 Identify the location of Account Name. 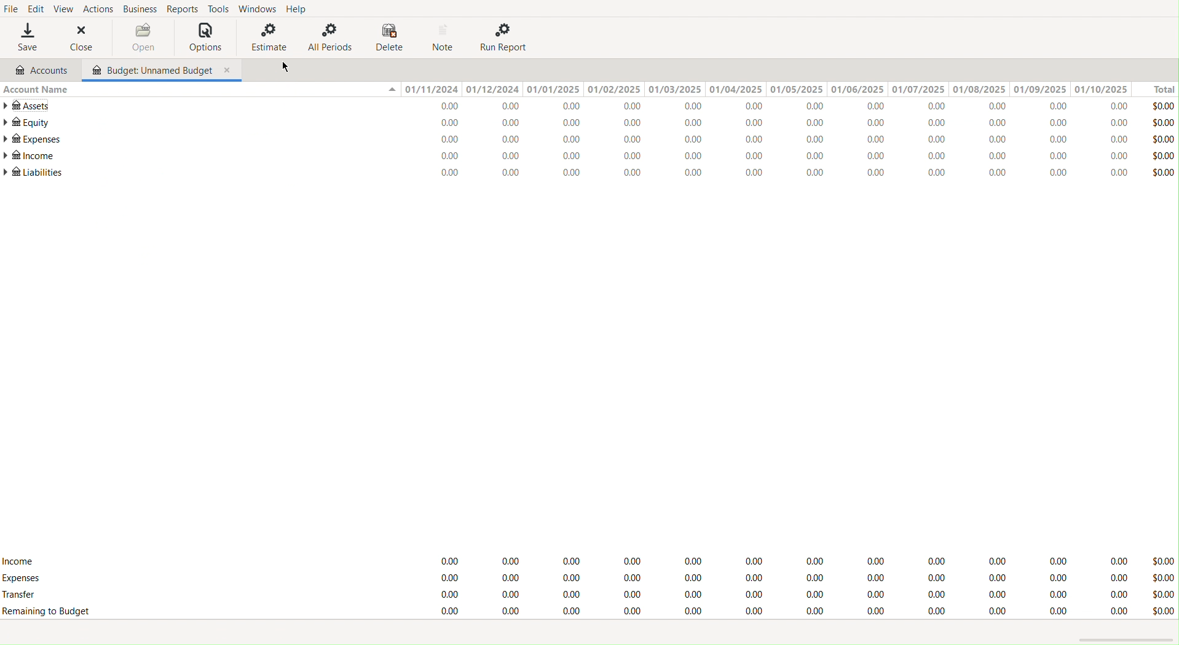
(41, 90).